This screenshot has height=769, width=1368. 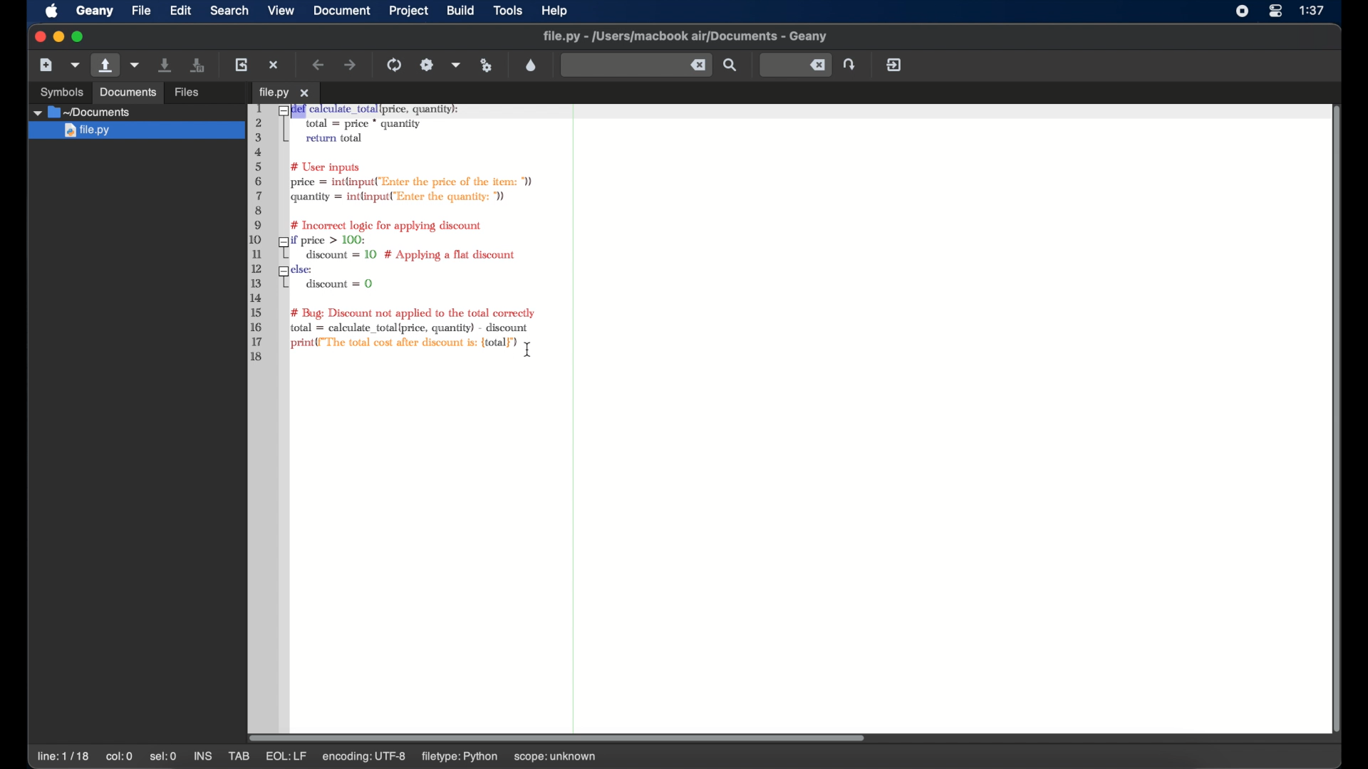 I want to click on help, so click(x=555, y=11).